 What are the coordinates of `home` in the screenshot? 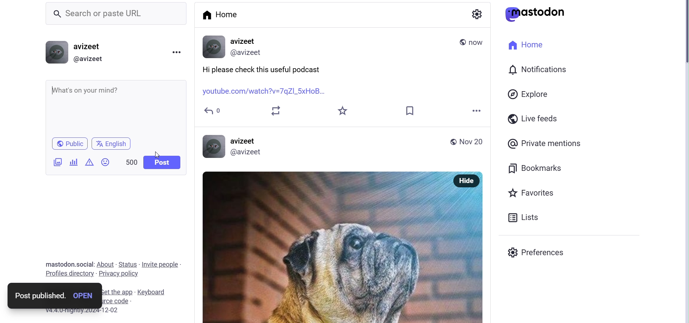 It's located at (221, 14).